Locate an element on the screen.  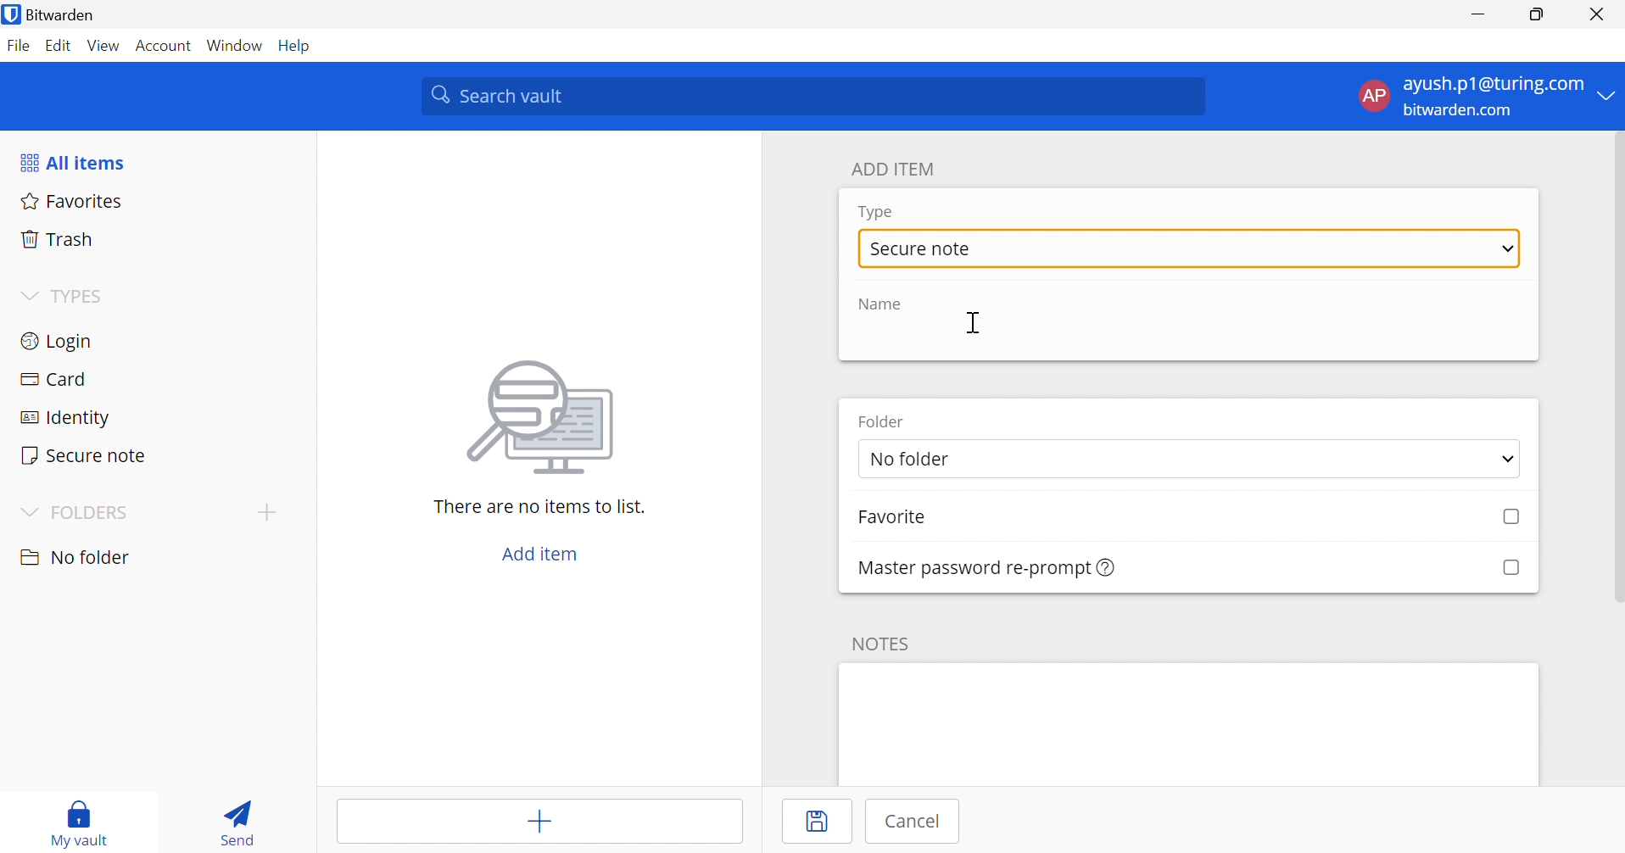
Cancel is located at coordinates (919, 822).